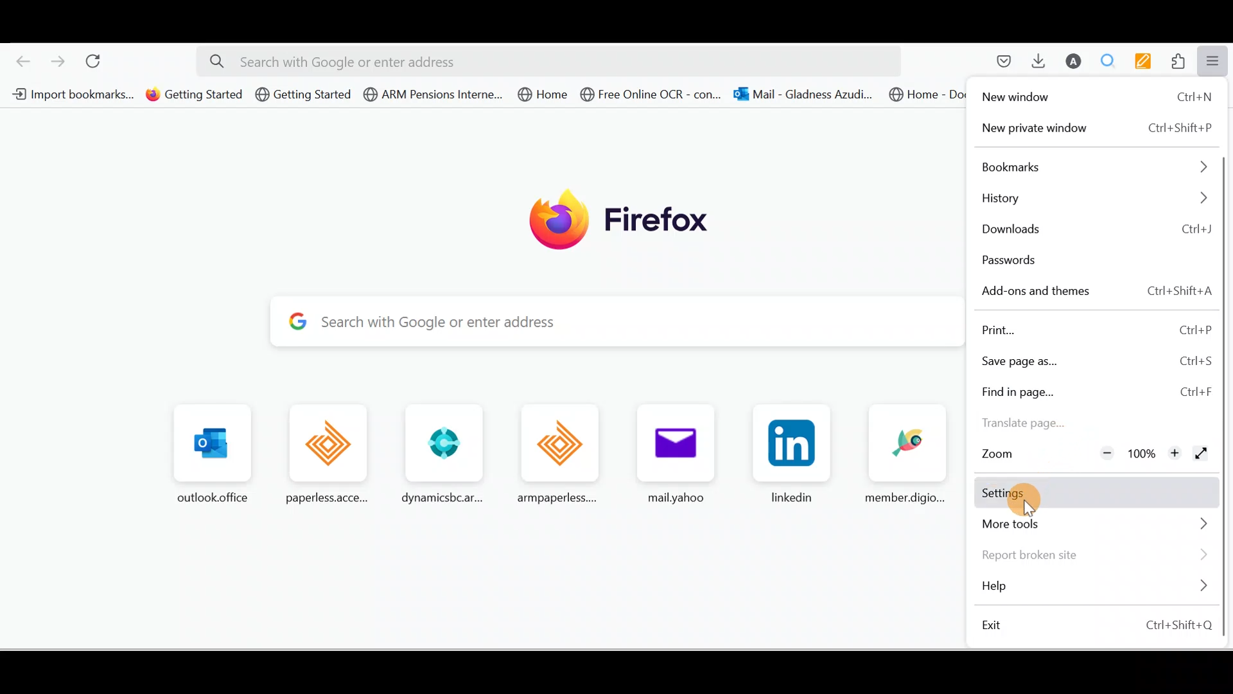 The height and width of the screenshot is (694, 1233). Describe the element at coordinates (1108, 60) in the screenshot. I see `Multiple search & highlight` at that location.